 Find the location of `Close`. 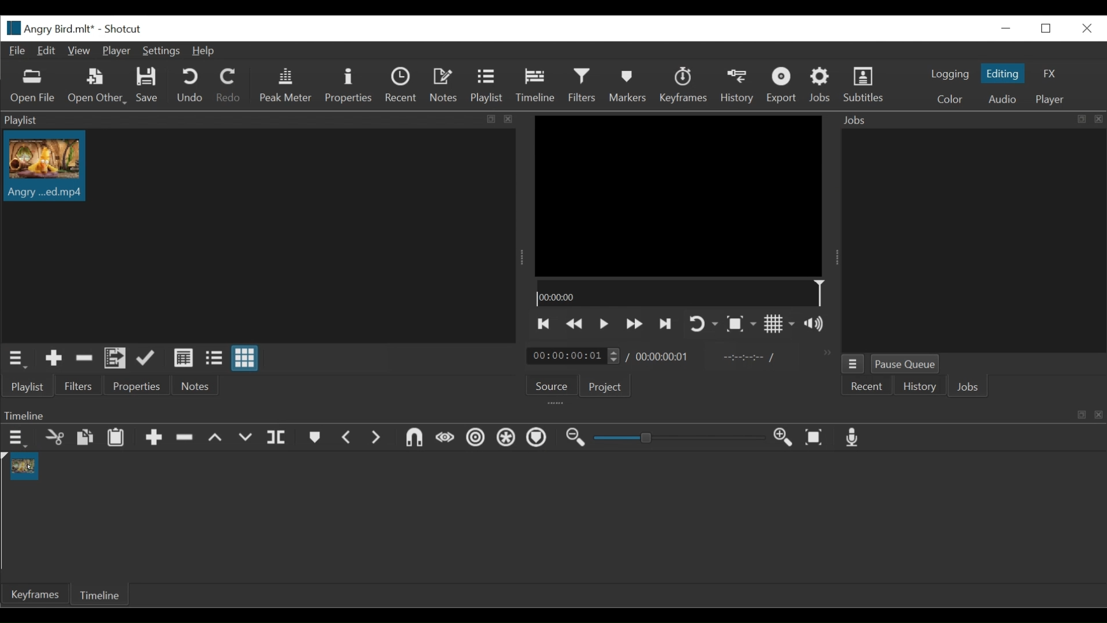

Close is located at coordinates (1087, 28).